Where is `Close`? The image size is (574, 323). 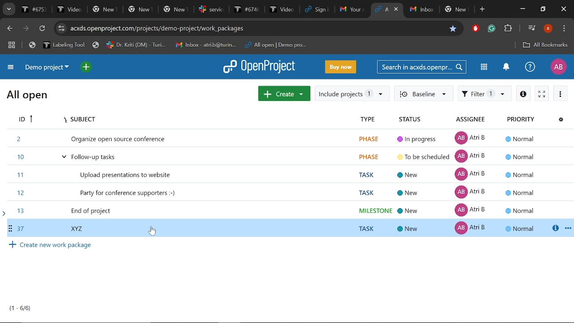 Close is located at coordinates (564, 9).